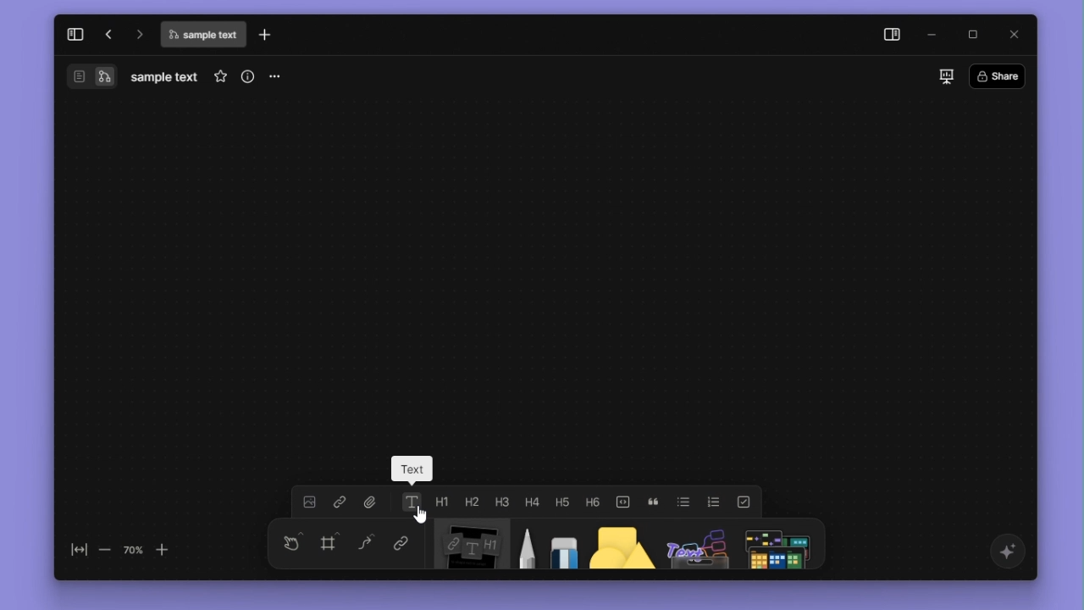 Image resolution: width=1084 pixels, height=610 pixels. What do you see at coordinates (975, 33) in the screenshot?
I see `maximize` at bounding box center [975, 33].